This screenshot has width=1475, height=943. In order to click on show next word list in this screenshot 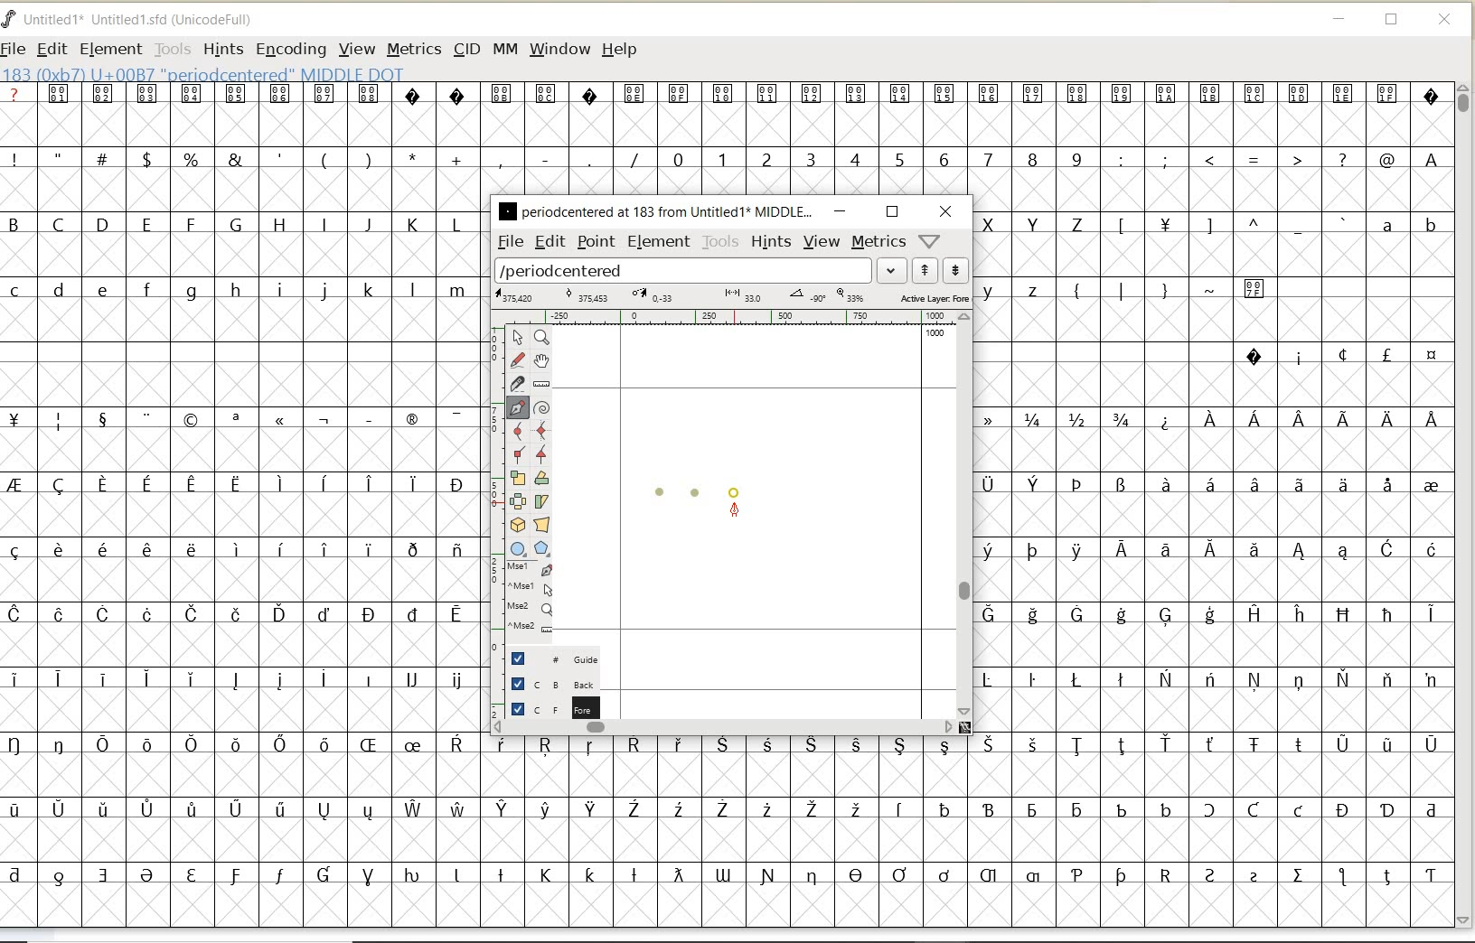, I will do `click(958, 271)`.